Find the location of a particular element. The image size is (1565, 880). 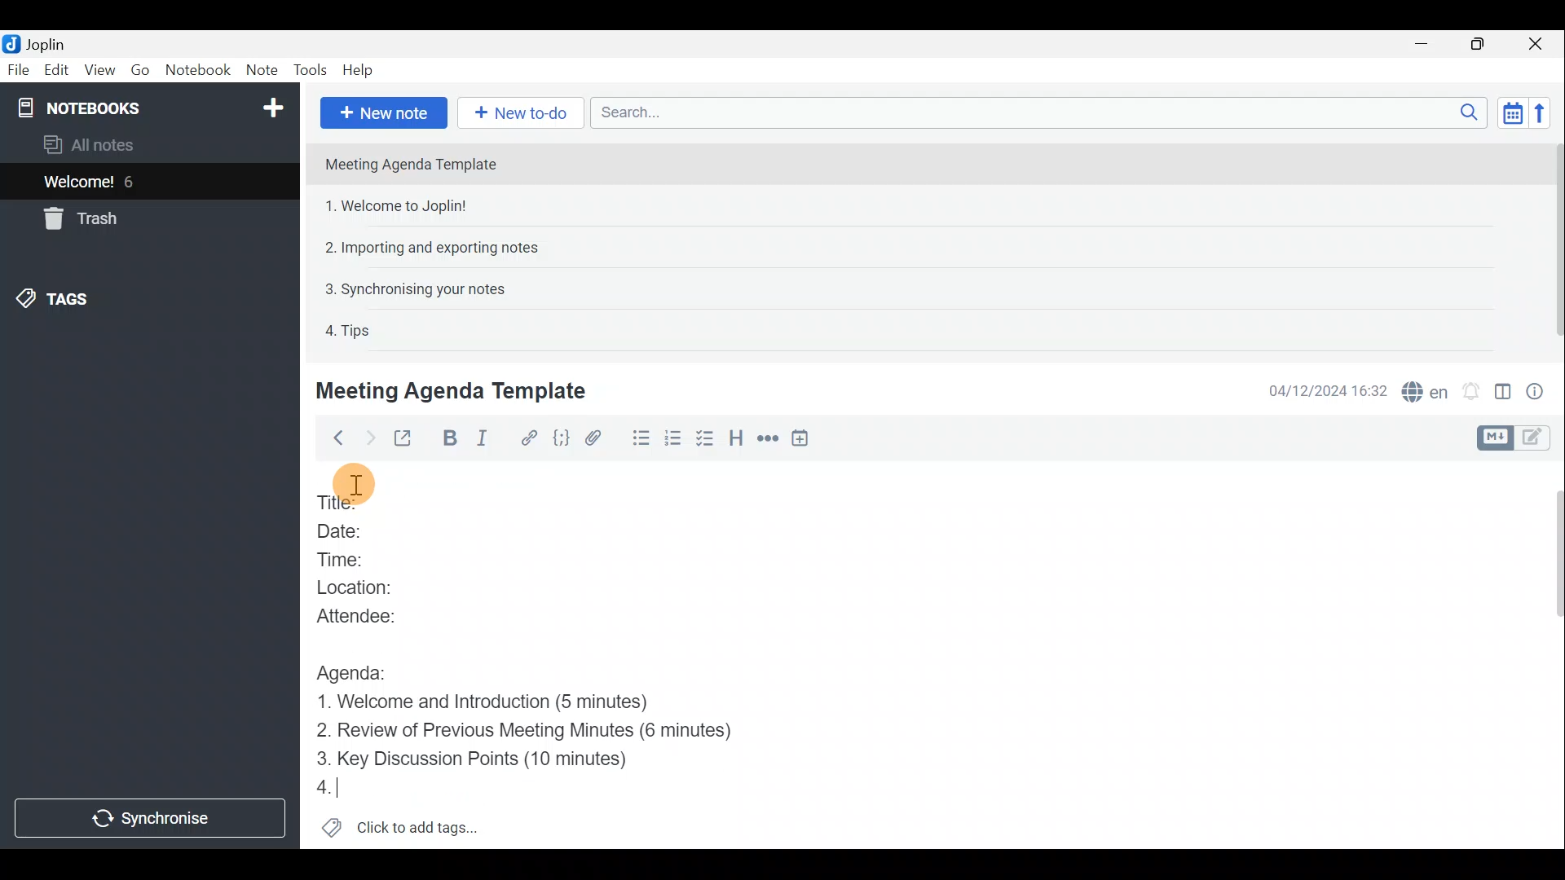

Note is located at coordinates (260, 67).